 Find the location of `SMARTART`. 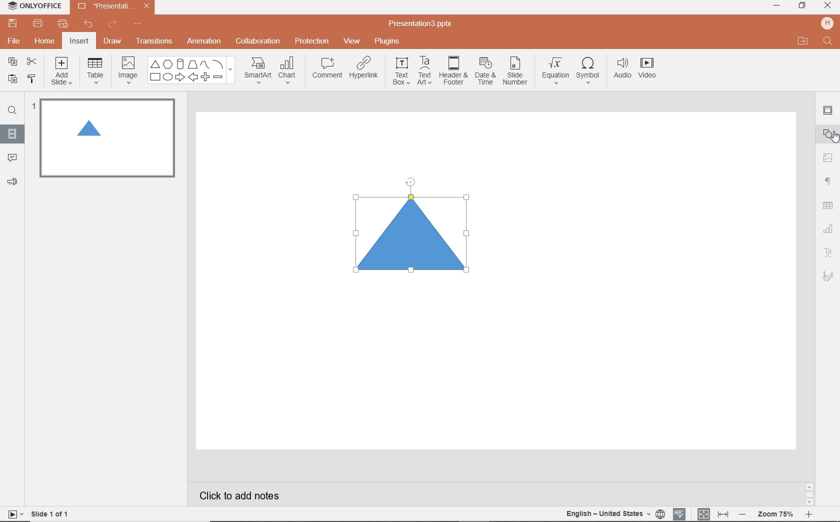

SMARTART is located at coordinates (258, 74).